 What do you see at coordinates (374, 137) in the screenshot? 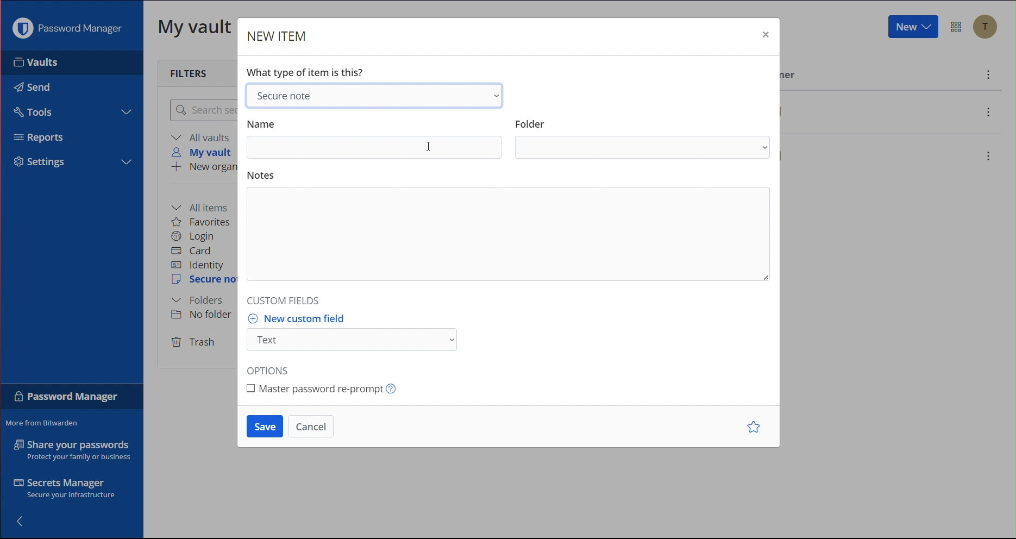
I see `Name` at bounding box center [374, 137].